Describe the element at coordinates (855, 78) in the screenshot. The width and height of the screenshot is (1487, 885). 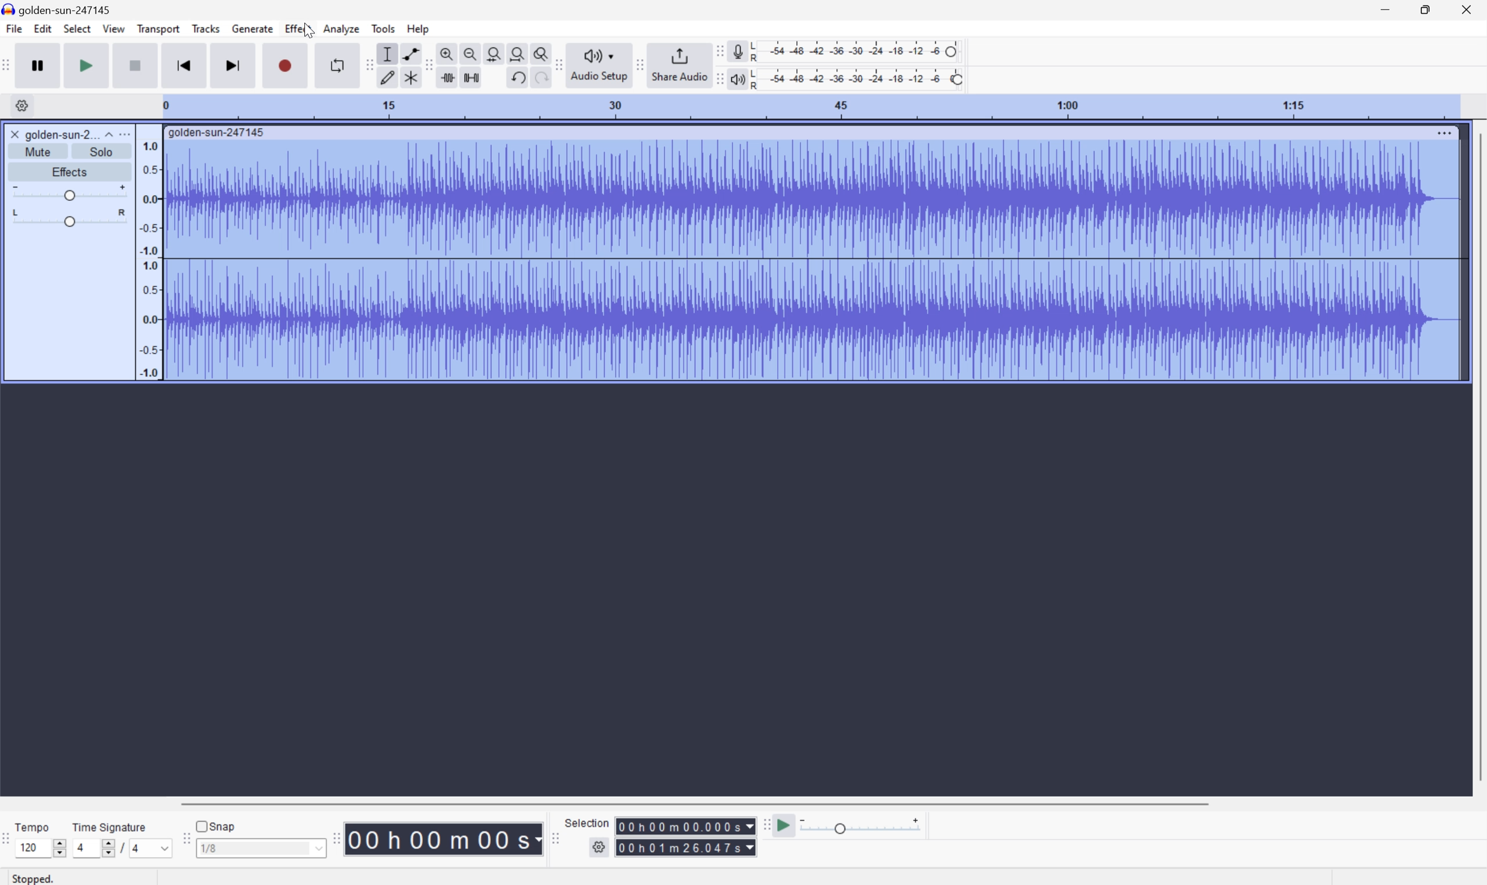
I see `Playback level: 100%` at that location.